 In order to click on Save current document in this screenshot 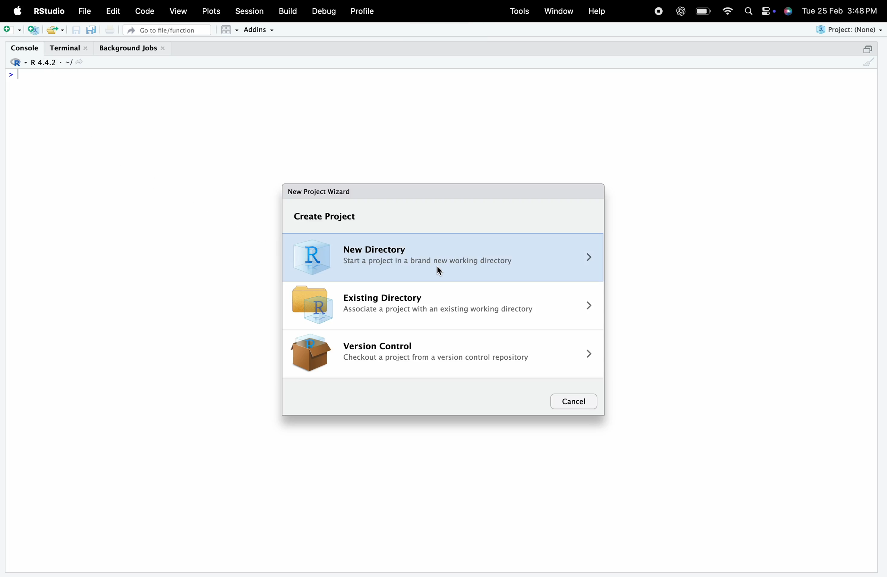, I will do `click(76, 30)`.